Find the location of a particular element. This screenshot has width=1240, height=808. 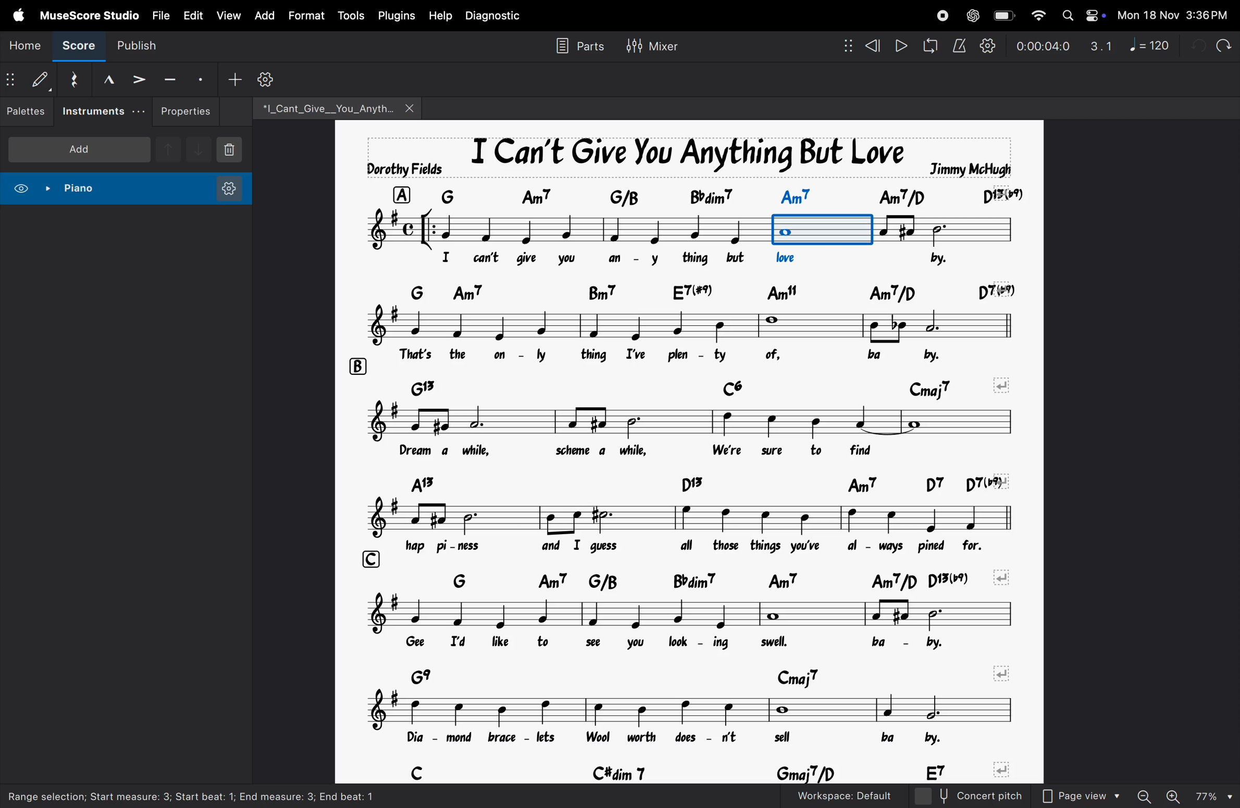

parts is located at coordinates (578, 46).